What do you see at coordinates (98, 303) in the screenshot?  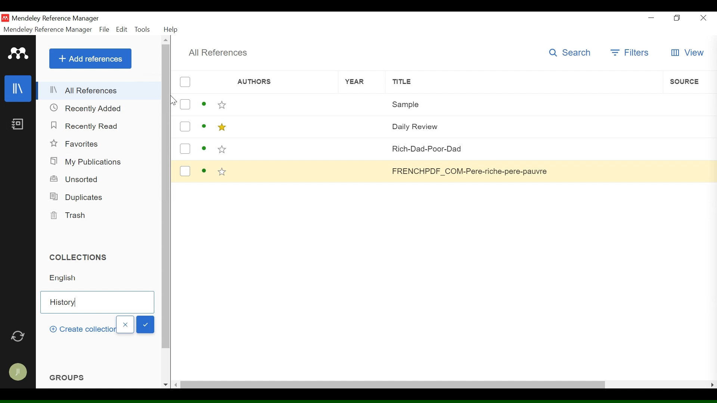 I see `History` at bounding box center [98, 303].